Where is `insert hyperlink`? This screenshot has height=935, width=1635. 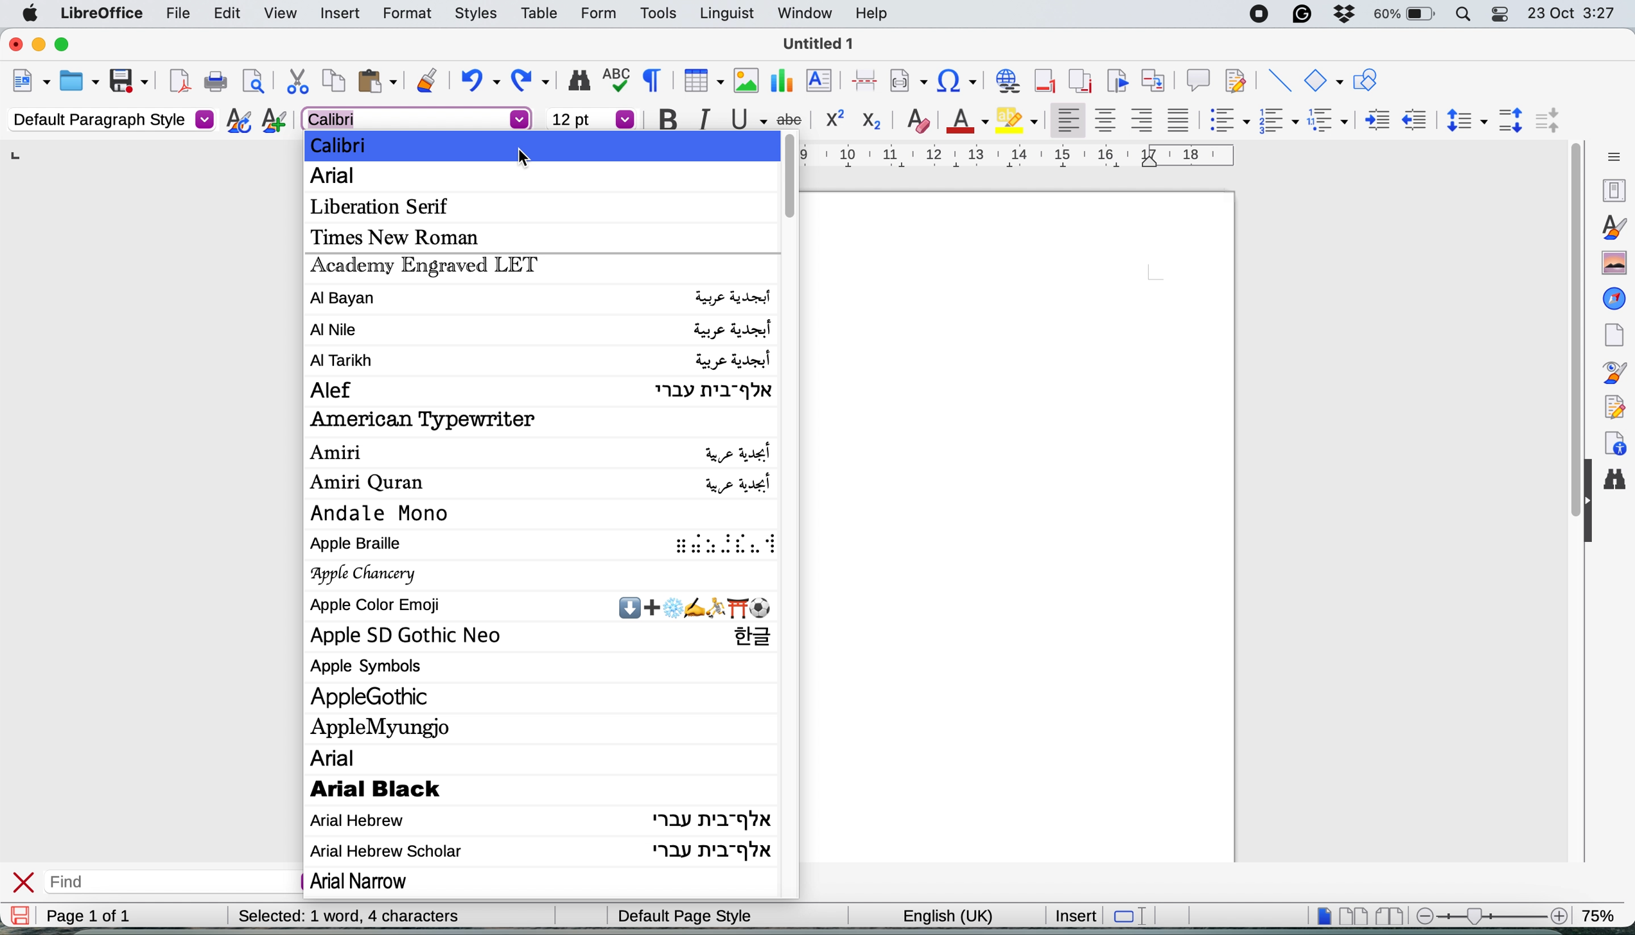
insert hyperlink is located at coordinates (1005, 82).